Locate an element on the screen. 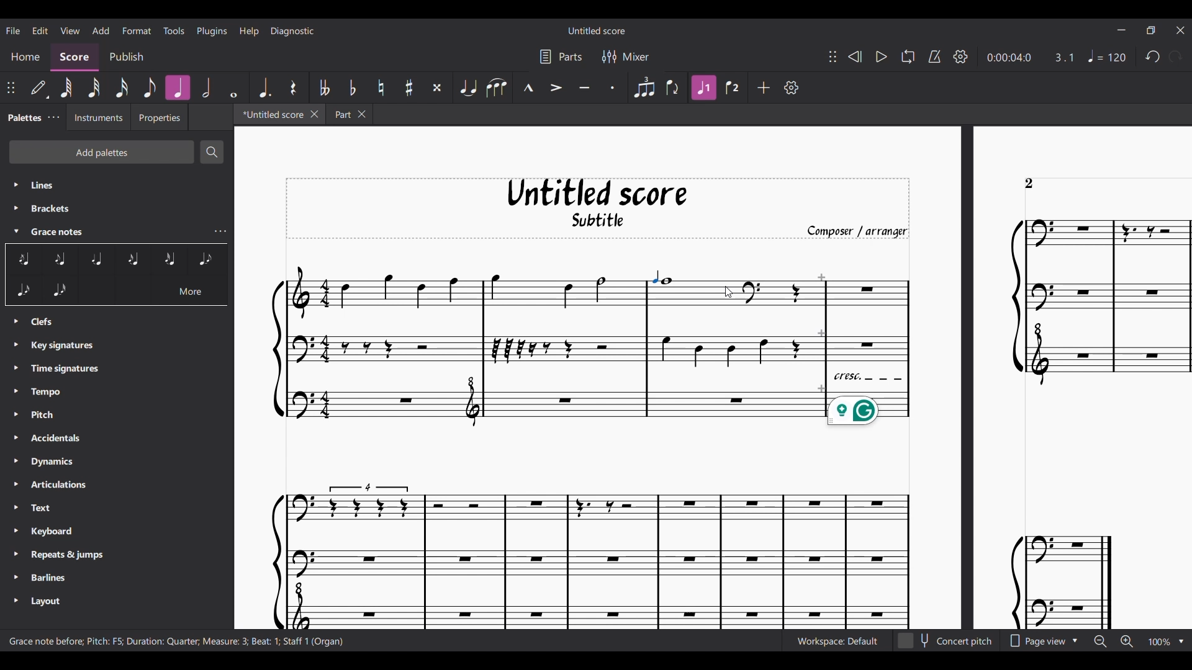 Image resolution: width=1192 pixels, height=670 pixels. Page number is located at coordinates (1029, 184).